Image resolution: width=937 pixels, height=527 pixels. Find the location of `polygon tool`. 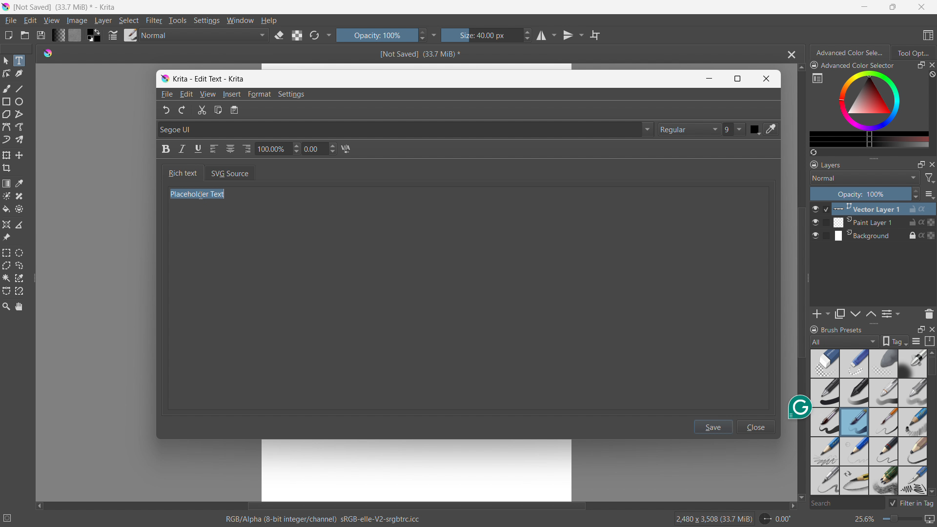

polygon tool is located at coordinates (6, 115).